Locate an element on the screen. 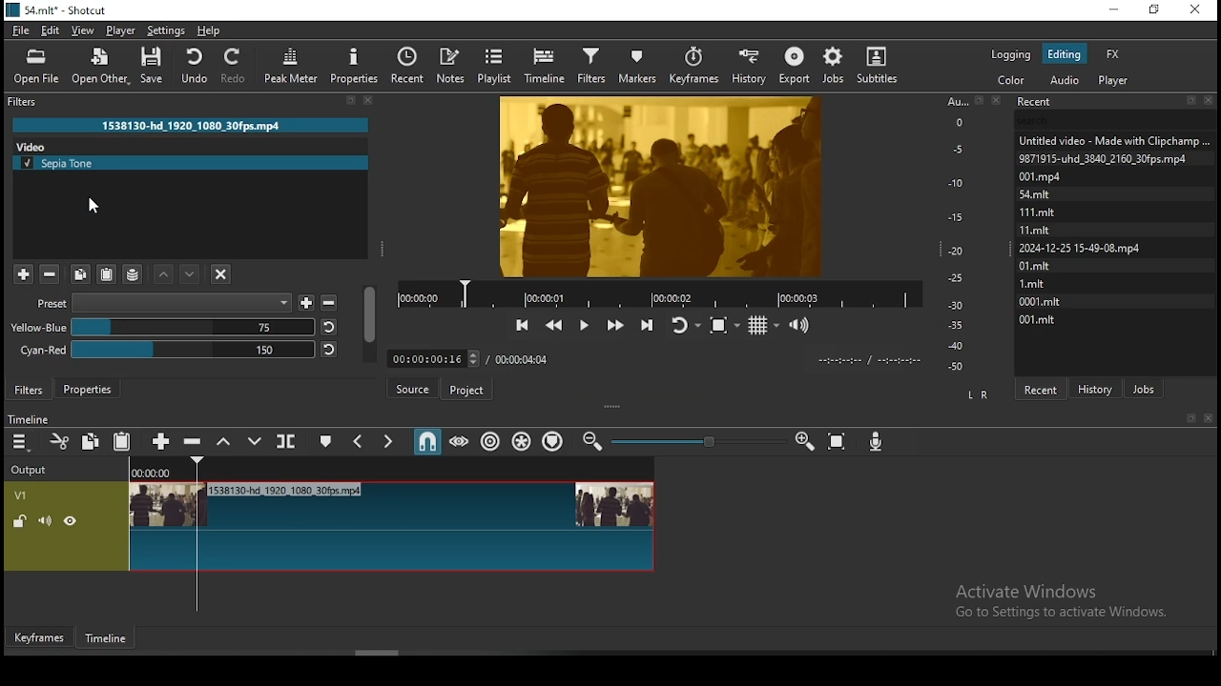 This screenshot has height=686, width=1221. redo is located at coordinates (237, 66).